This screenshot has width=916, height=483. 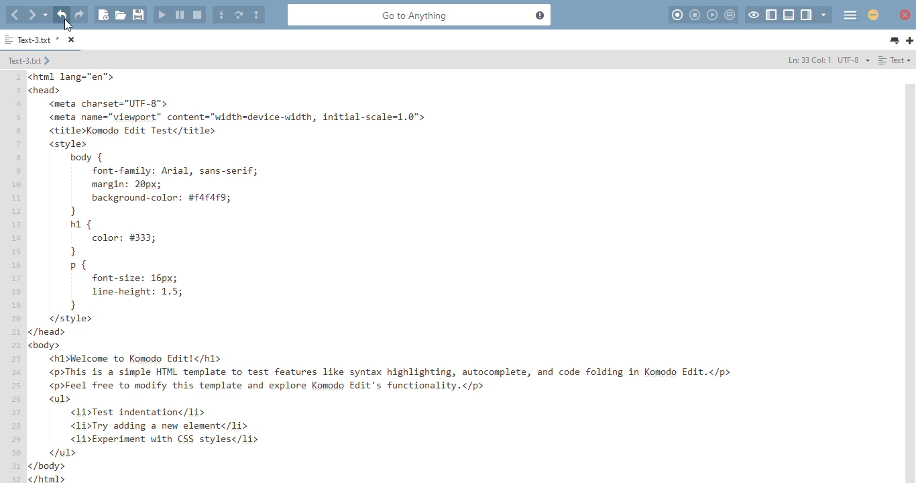 What do you see at coordinates (850, 15) in the screenshot?
I see `menu` at bounding box center [850, 15].